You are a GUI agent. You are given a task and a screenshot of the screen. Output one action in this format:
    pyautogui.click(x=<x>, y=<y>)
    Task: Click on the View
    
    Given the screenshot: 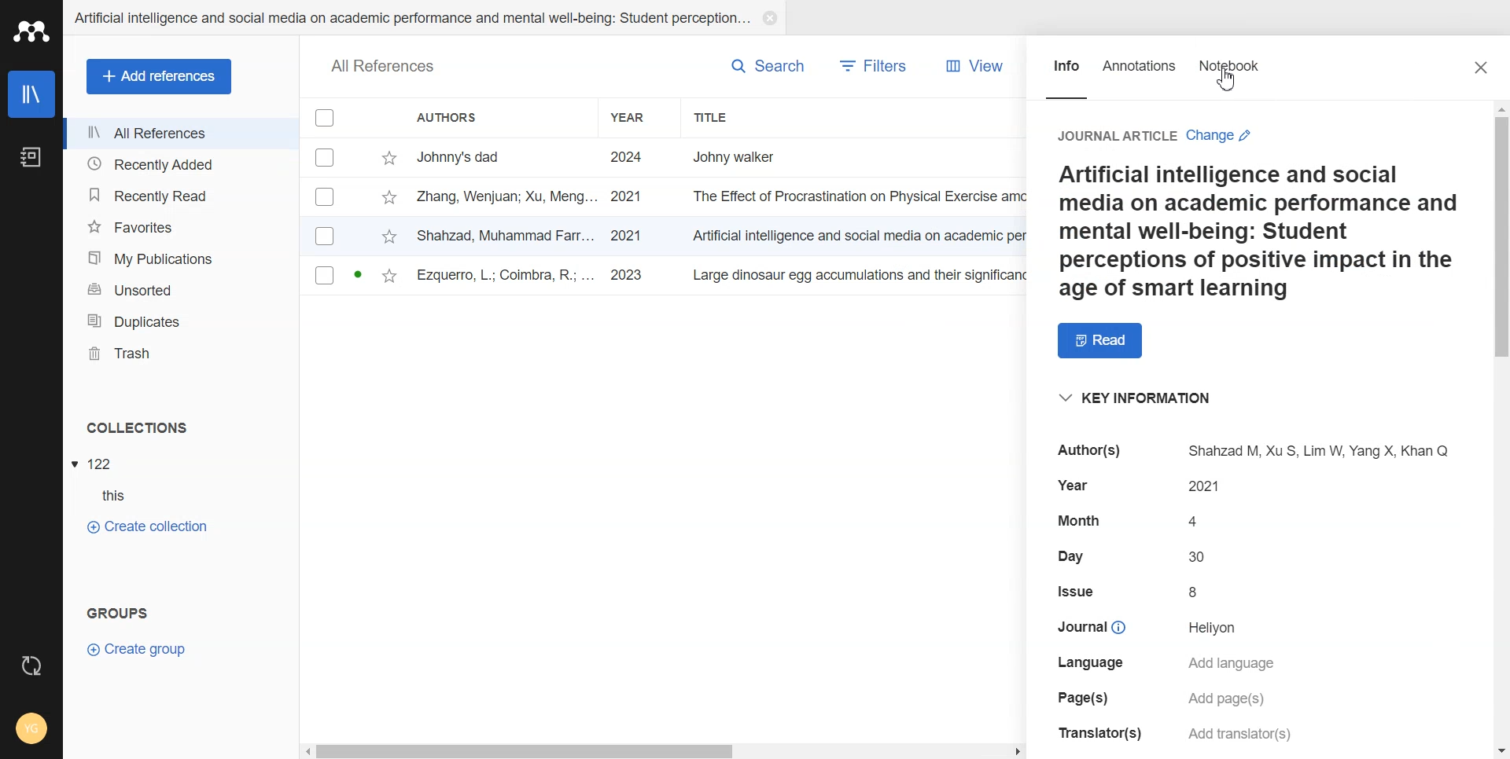 What is the action you would take?
    pyautogui.click(x=970, y=66)
    